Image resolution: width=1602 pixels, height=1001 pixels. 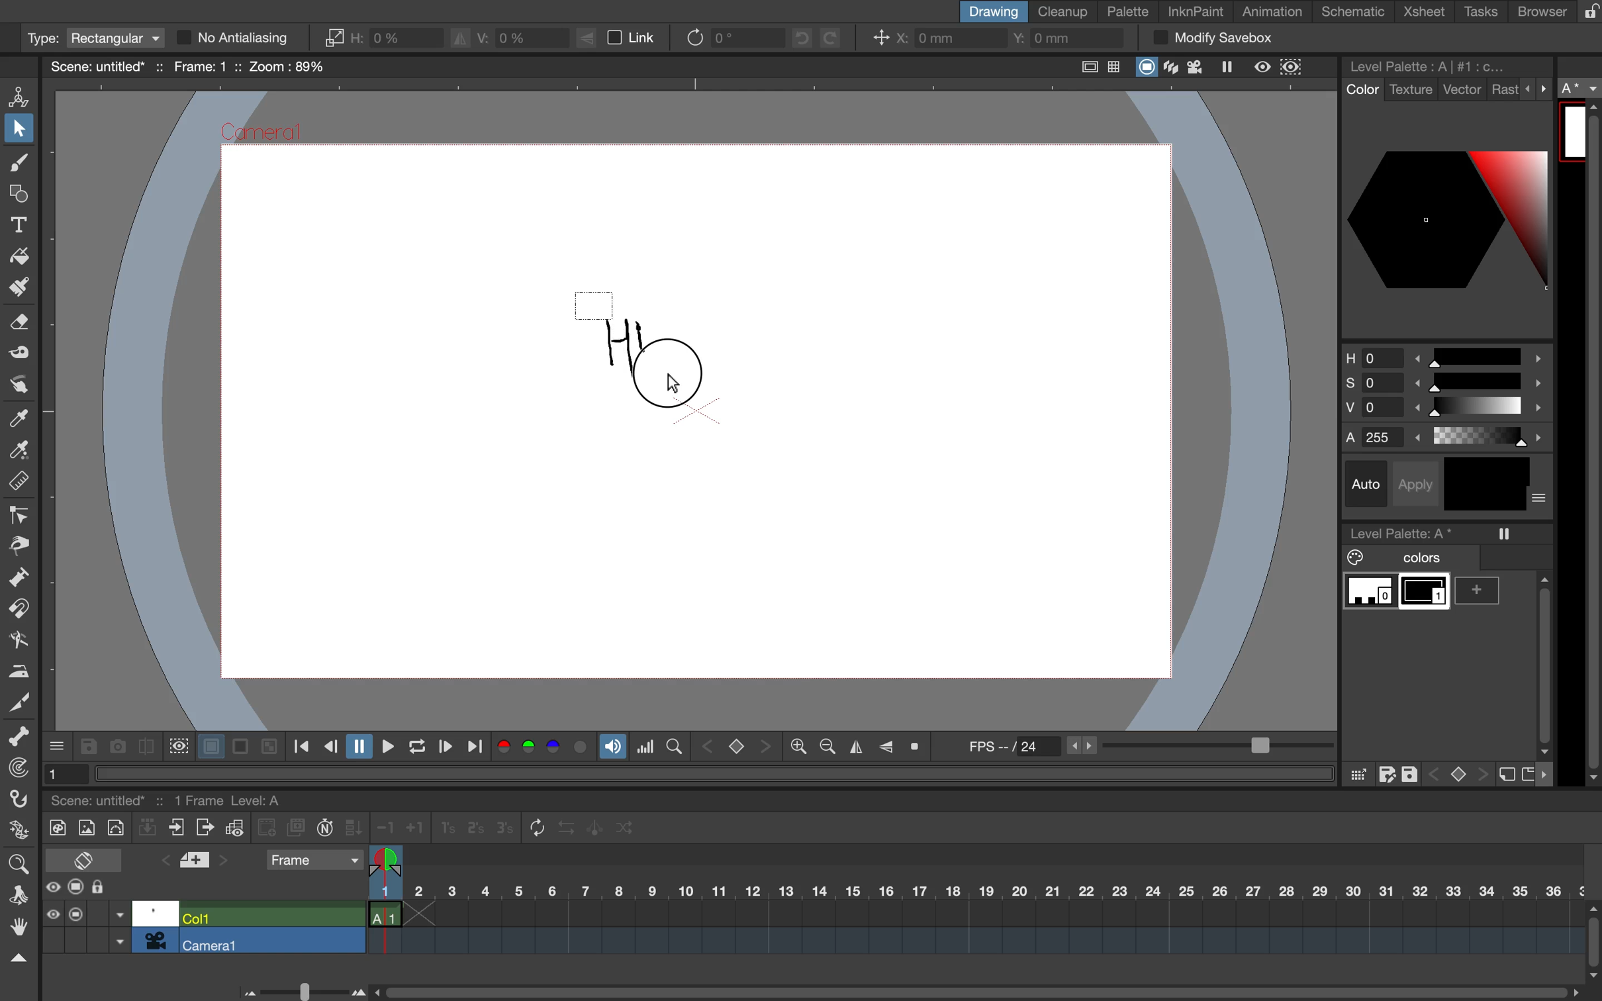 I want to click on random, so click(x=626, y=830).